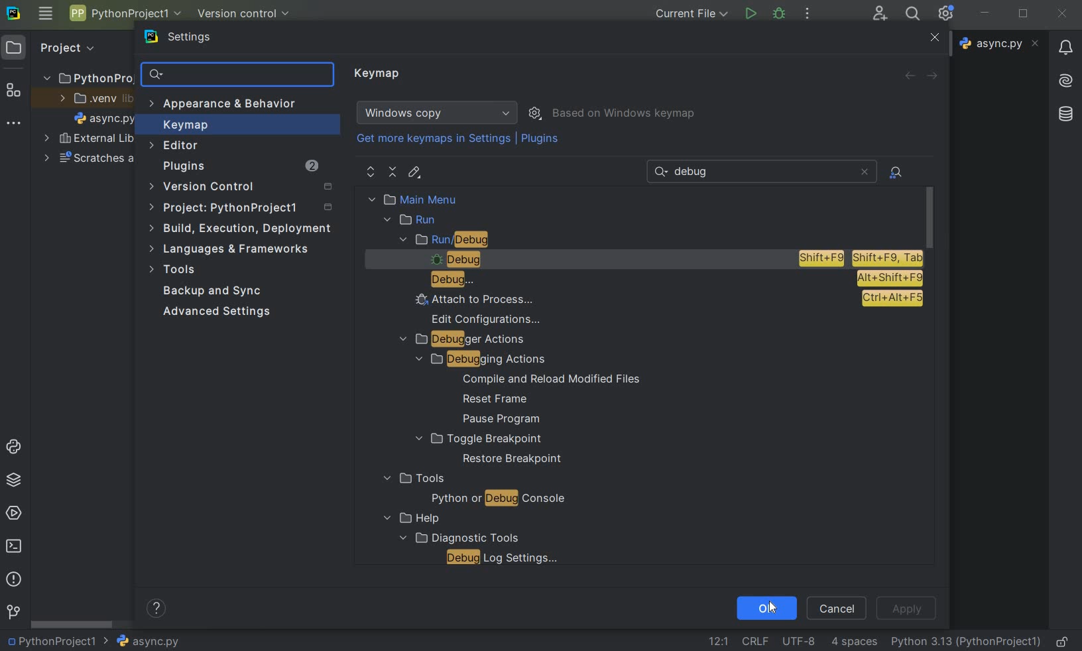 This screenshot has width=1082, height=651. Describe the element at coordinates (16, 447) in the screenshot. I see `python console` at that location.